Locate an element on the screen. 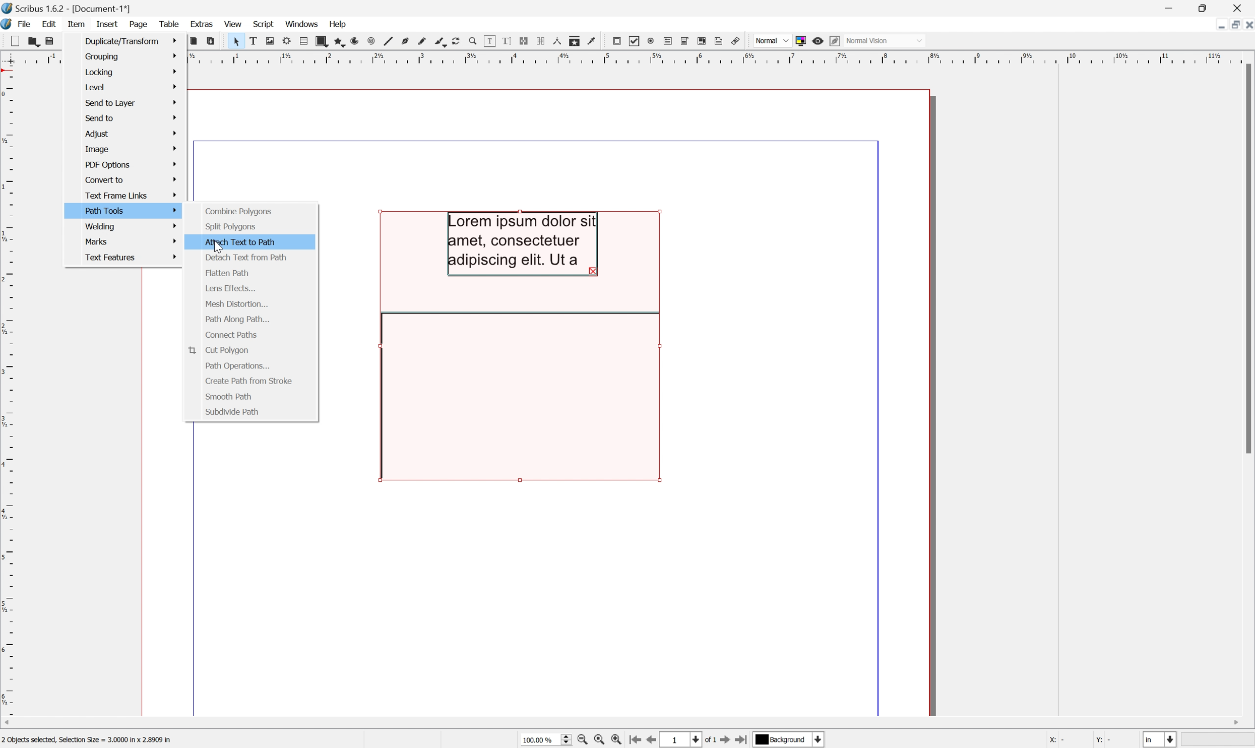  Grouping is located at coordinates (132, 56).